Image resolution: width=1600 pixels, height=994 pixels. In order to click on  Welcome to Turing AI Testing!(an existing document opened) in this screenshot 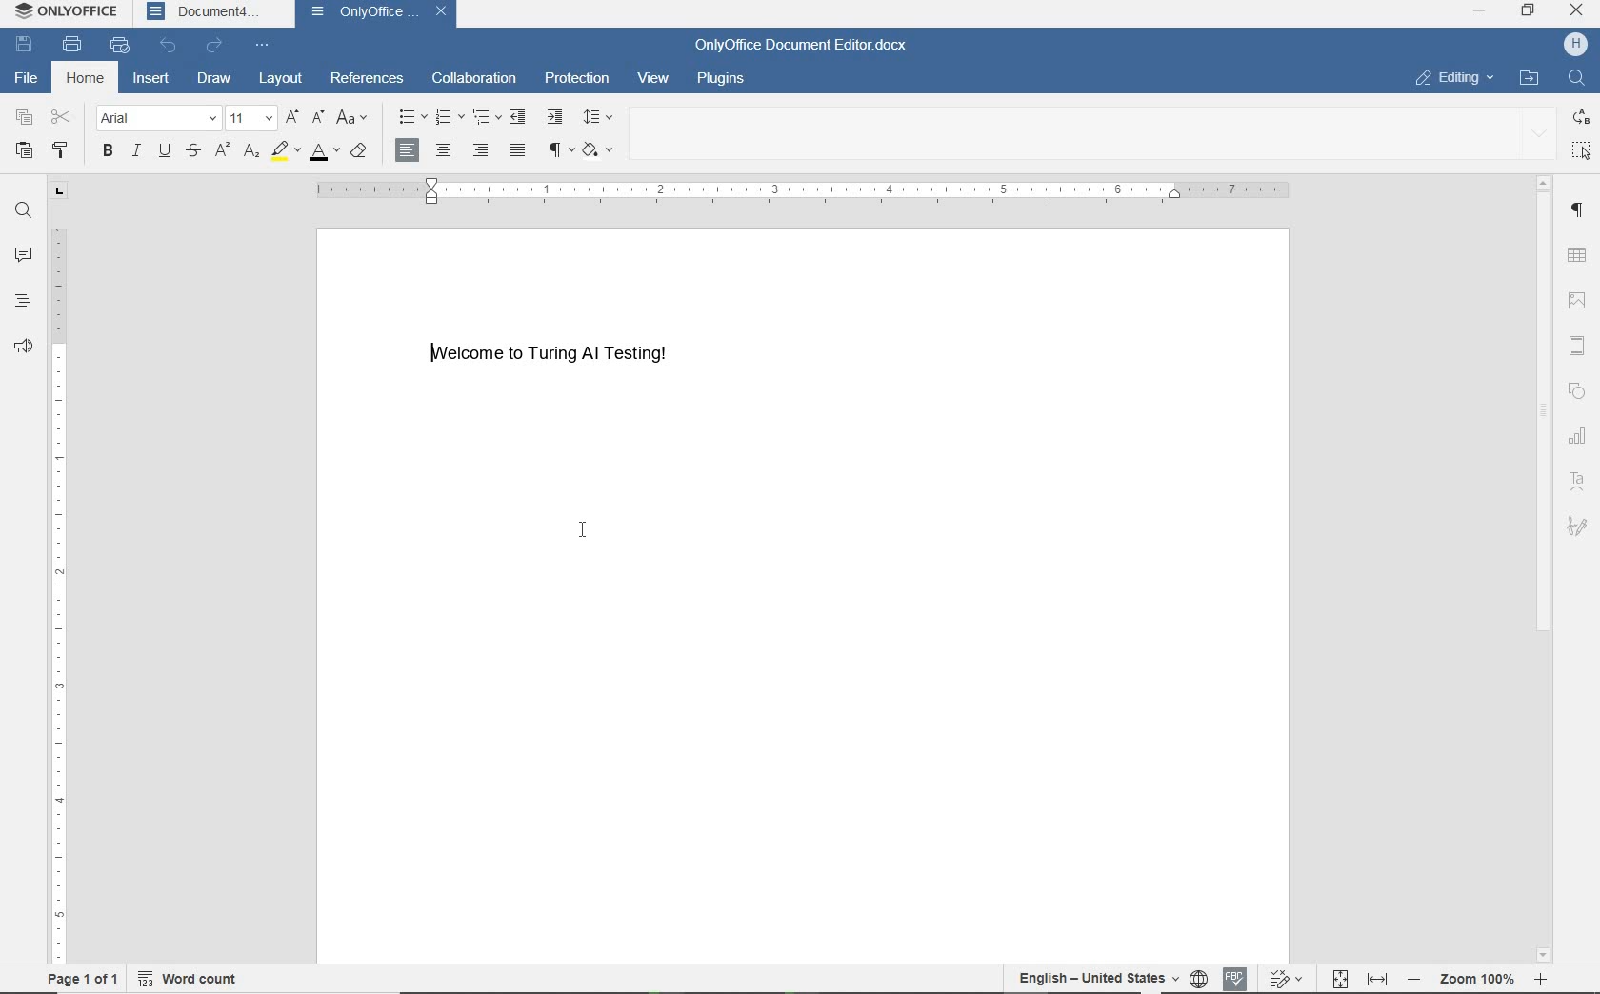, I will do `click(785, 591)`.